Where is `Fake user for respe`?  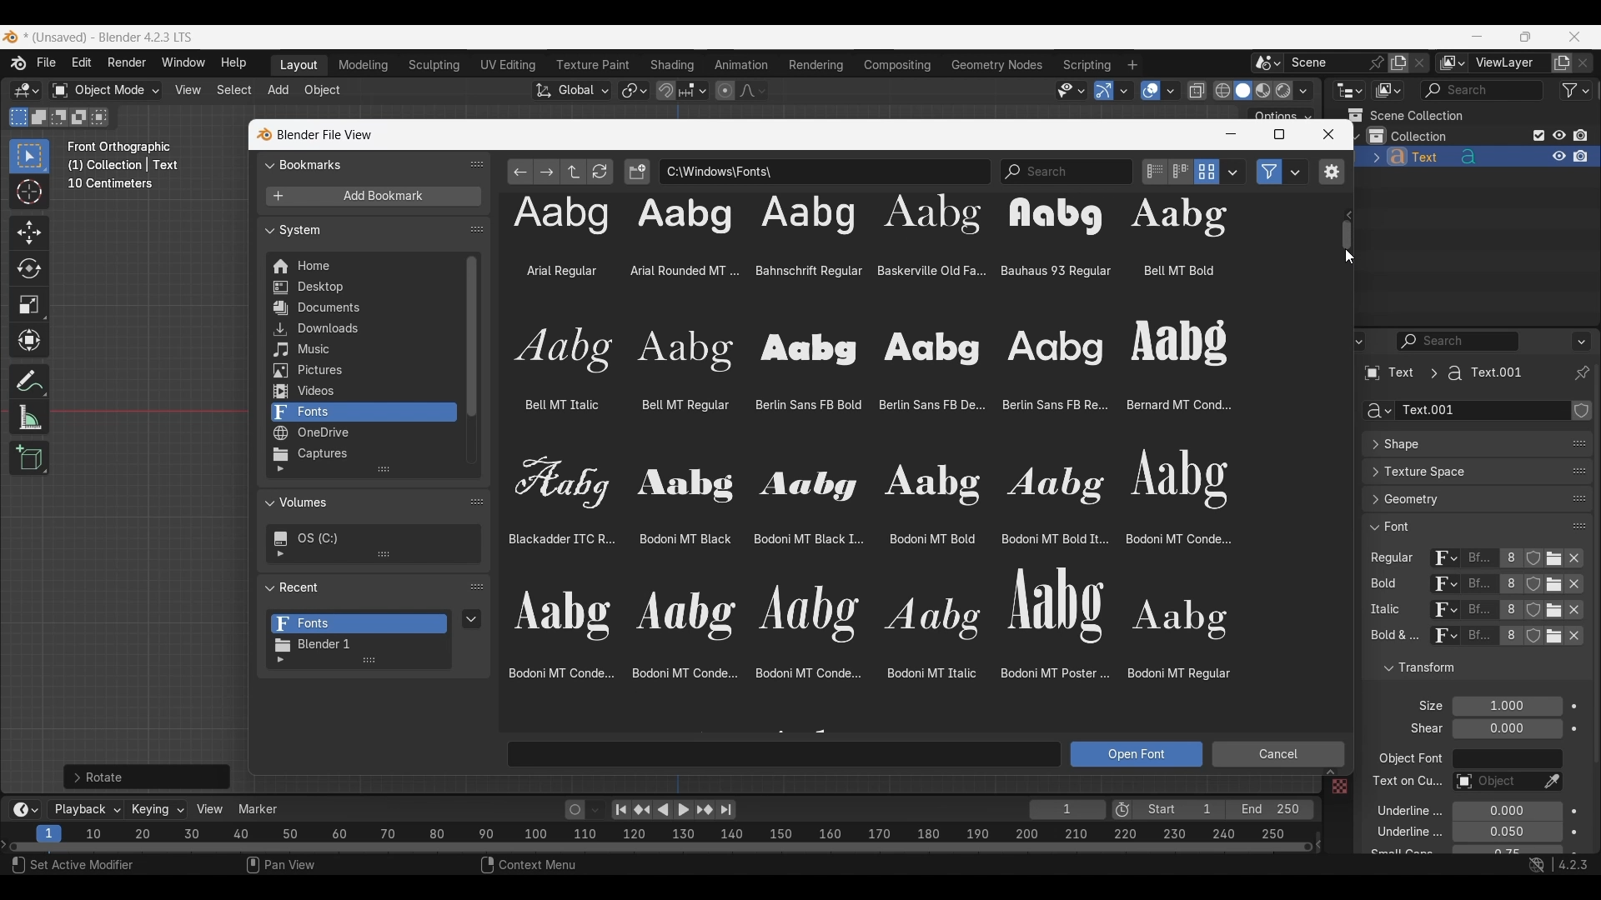 Fake user for respe is located at coordinates (1533, 562).